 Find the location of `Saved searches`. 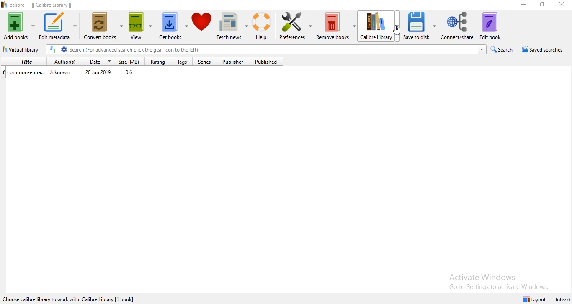

Saved searches is located at coordinates (544, 50).